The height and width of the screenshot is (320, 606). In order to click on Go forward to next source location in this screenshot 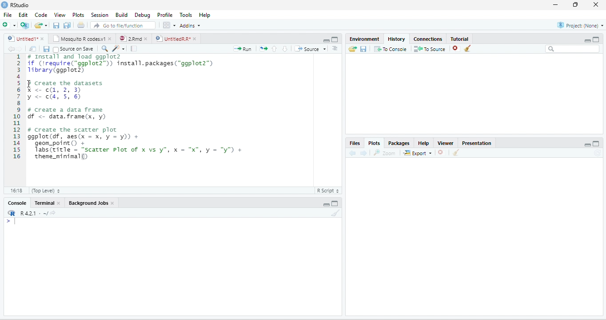, I will do `click(20, 49)`.